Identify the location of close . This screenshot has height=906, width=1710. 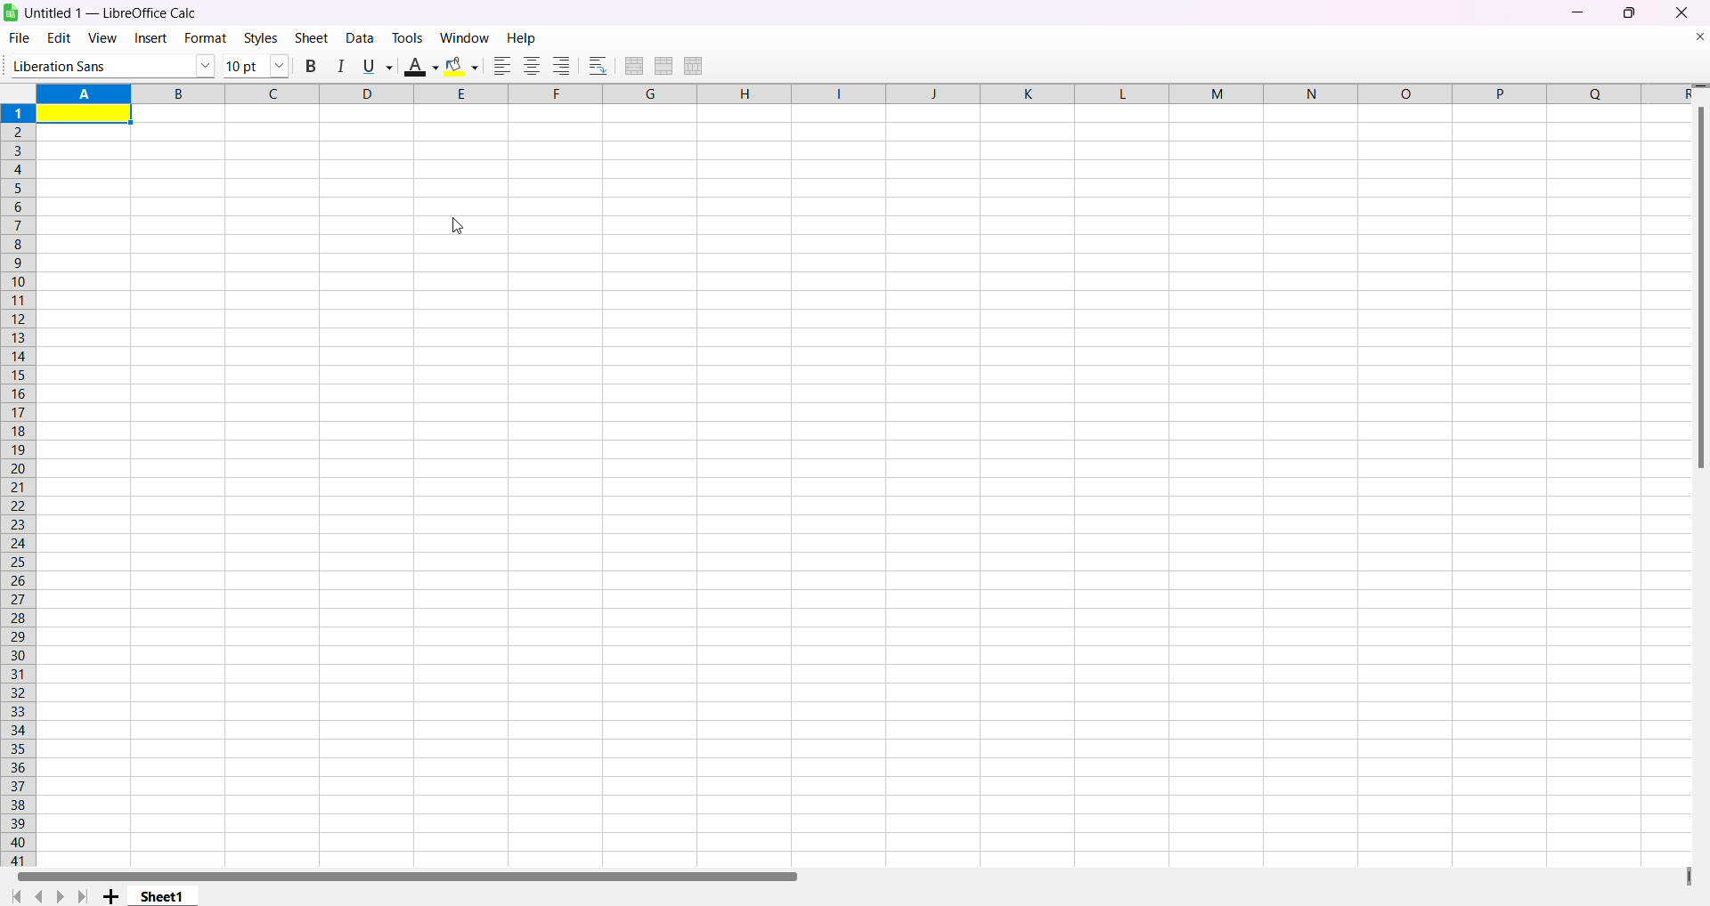
(1681, 13).